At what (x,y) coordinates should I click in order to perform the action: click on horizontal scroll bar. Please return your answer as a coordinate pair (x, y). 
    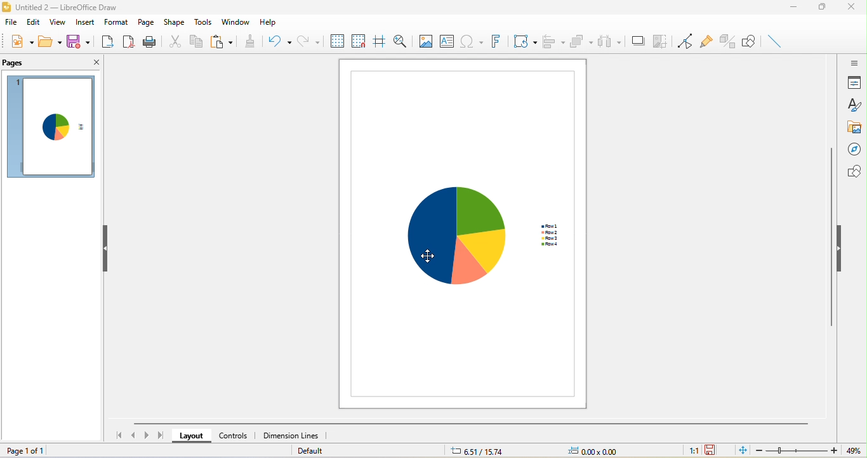
    Looking at the image, I should click on (469, 424).